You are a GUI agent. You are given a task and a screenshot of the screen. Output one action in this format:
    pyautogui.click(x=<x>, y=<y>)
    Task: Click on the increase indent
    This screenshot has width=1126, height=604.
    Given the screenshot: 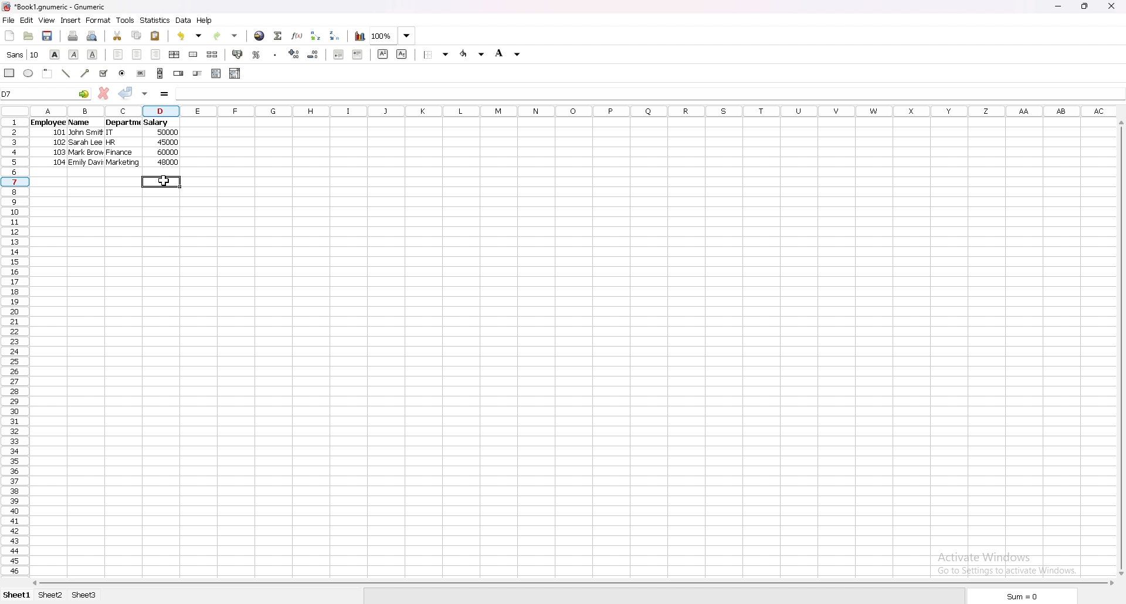 What is the action you would take?
    pyautogui.click(x=358, y=54)
    